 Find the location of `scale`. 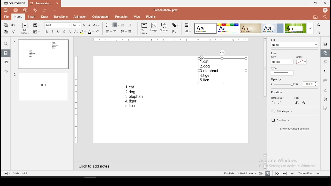

scale is located at coordinates (75, 99).